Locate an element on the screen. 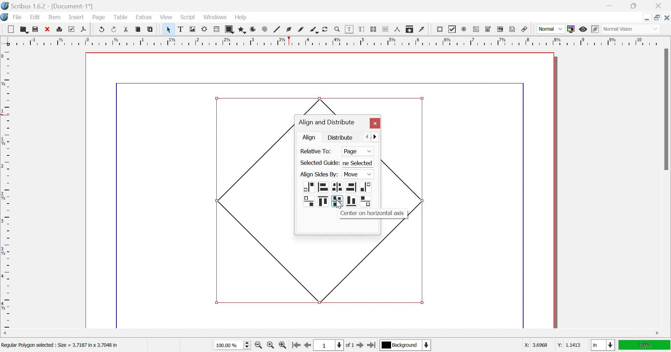 This screenshot has width=671, height=352. Zoom in or out is located at coordinates (337, 29).